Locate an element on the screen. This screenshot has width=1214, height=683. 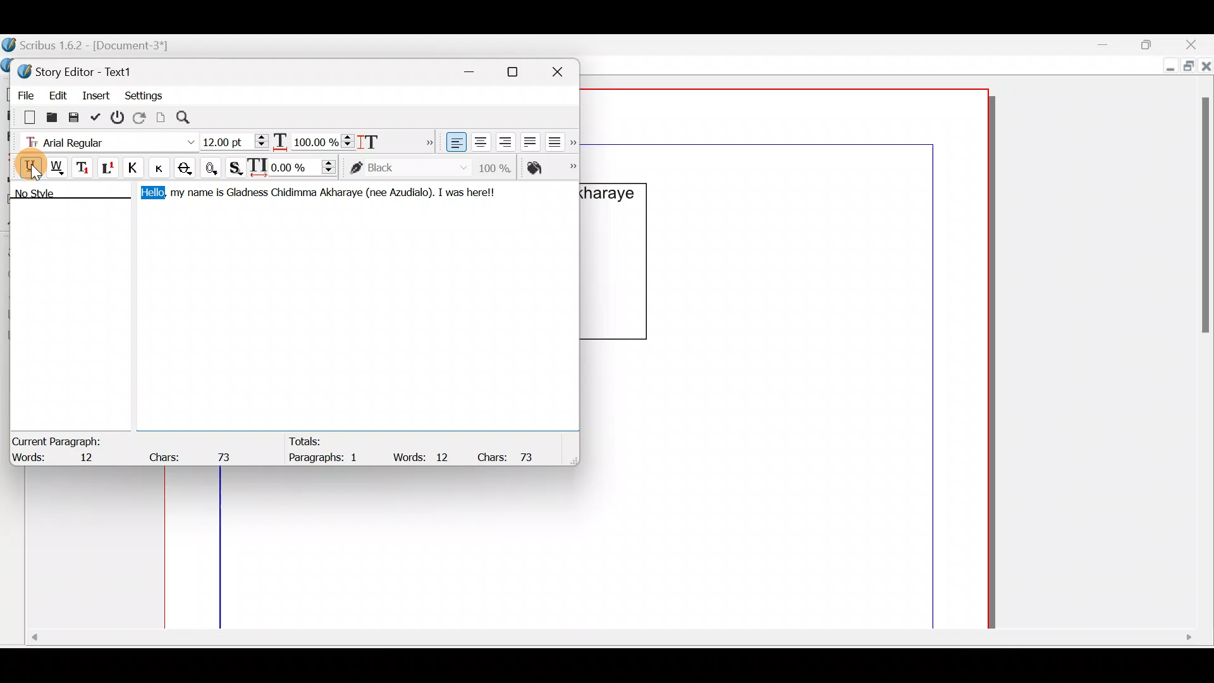
Insert  is located at coordinates (97, 94).